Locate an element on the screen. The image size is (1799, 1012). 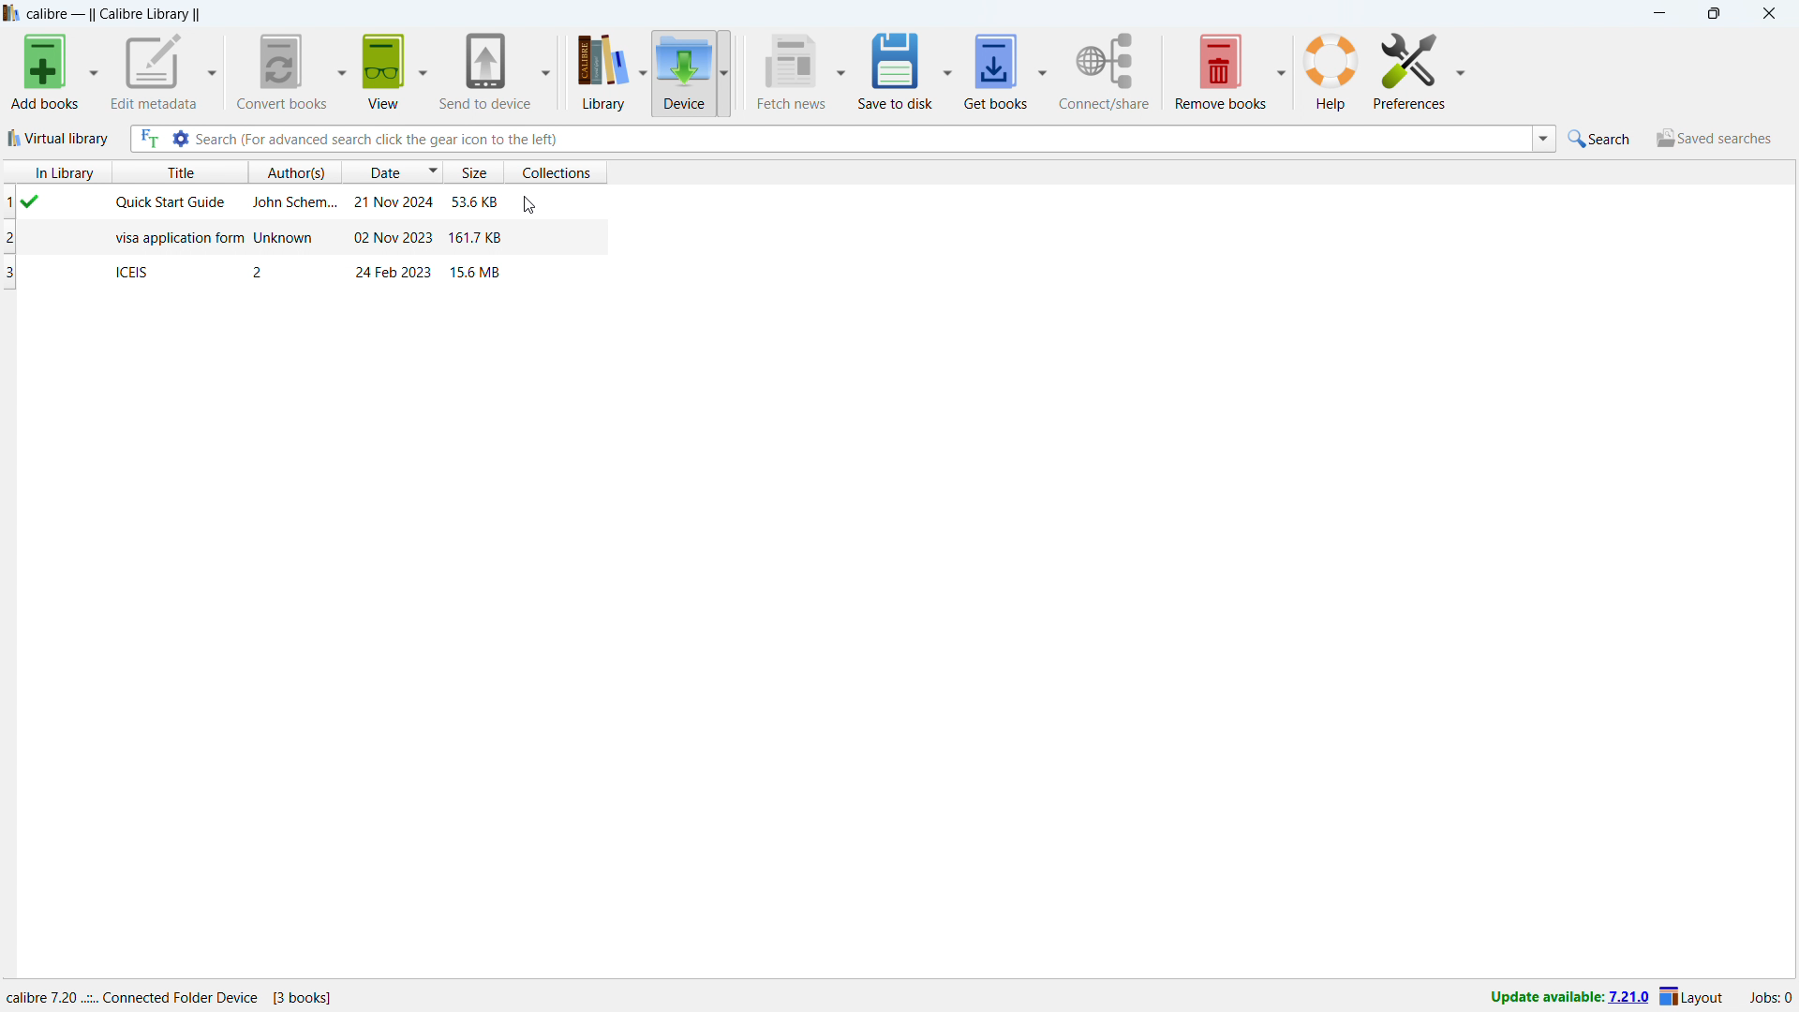
library is located at coordinates (596, 74).